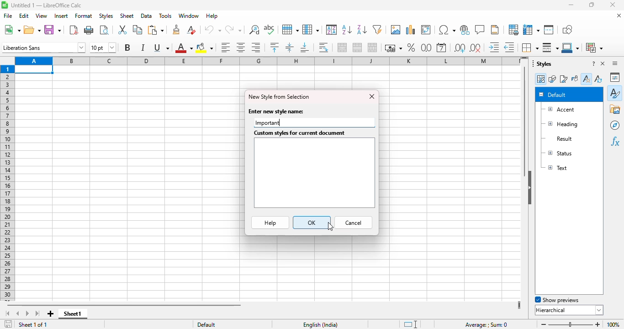 This screenshot has width=624, height=329. I want to click on split window, so click(549, 30).